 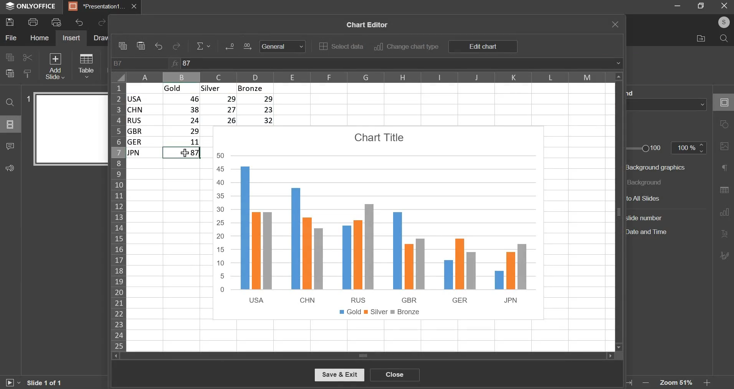 I want to click on 32, so click(x=257, y=120).